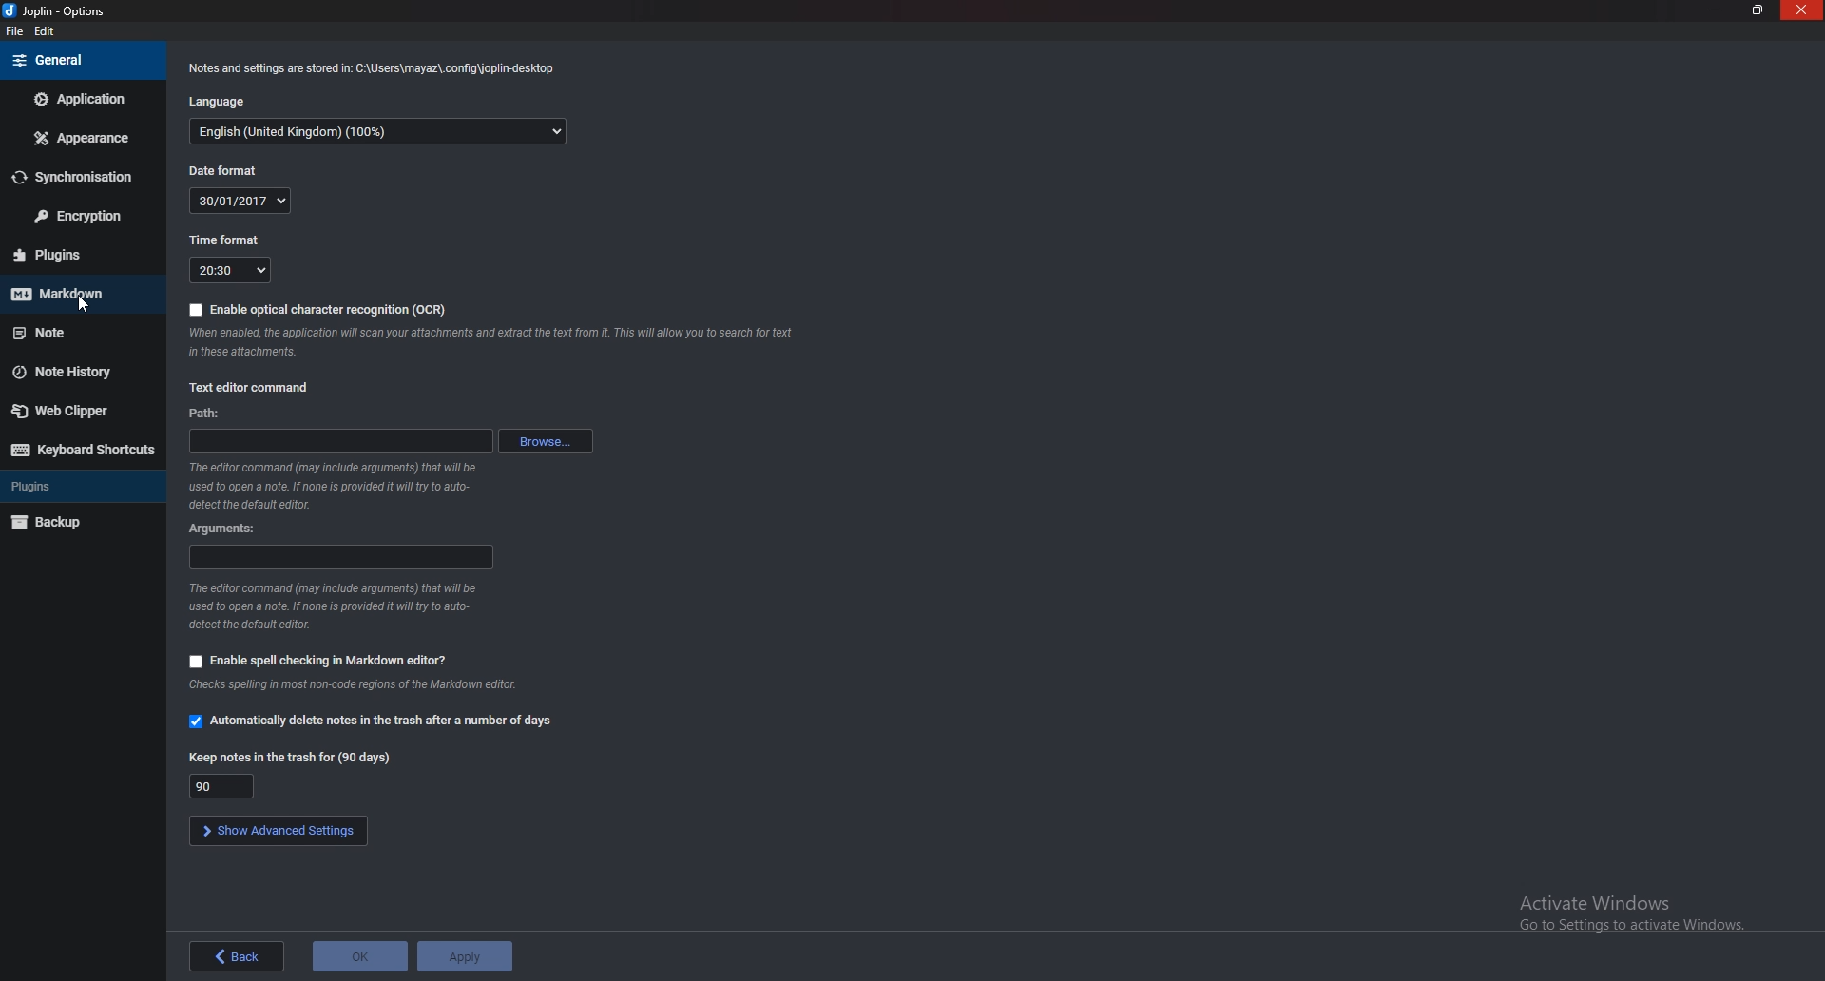 The height and width of the screenshot is (981, 1825). Describe the element at coordinates (371, 721) in the screenshot. I see `Automatically delete notes` at that location.